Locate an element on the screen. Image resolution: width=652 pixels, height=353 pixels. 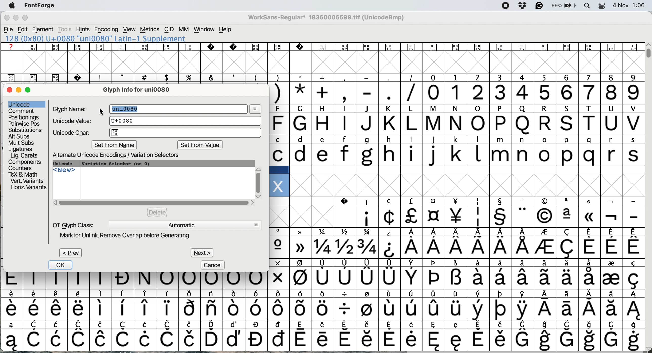
horizontal scroll bar is located at coordinates (154, 203).